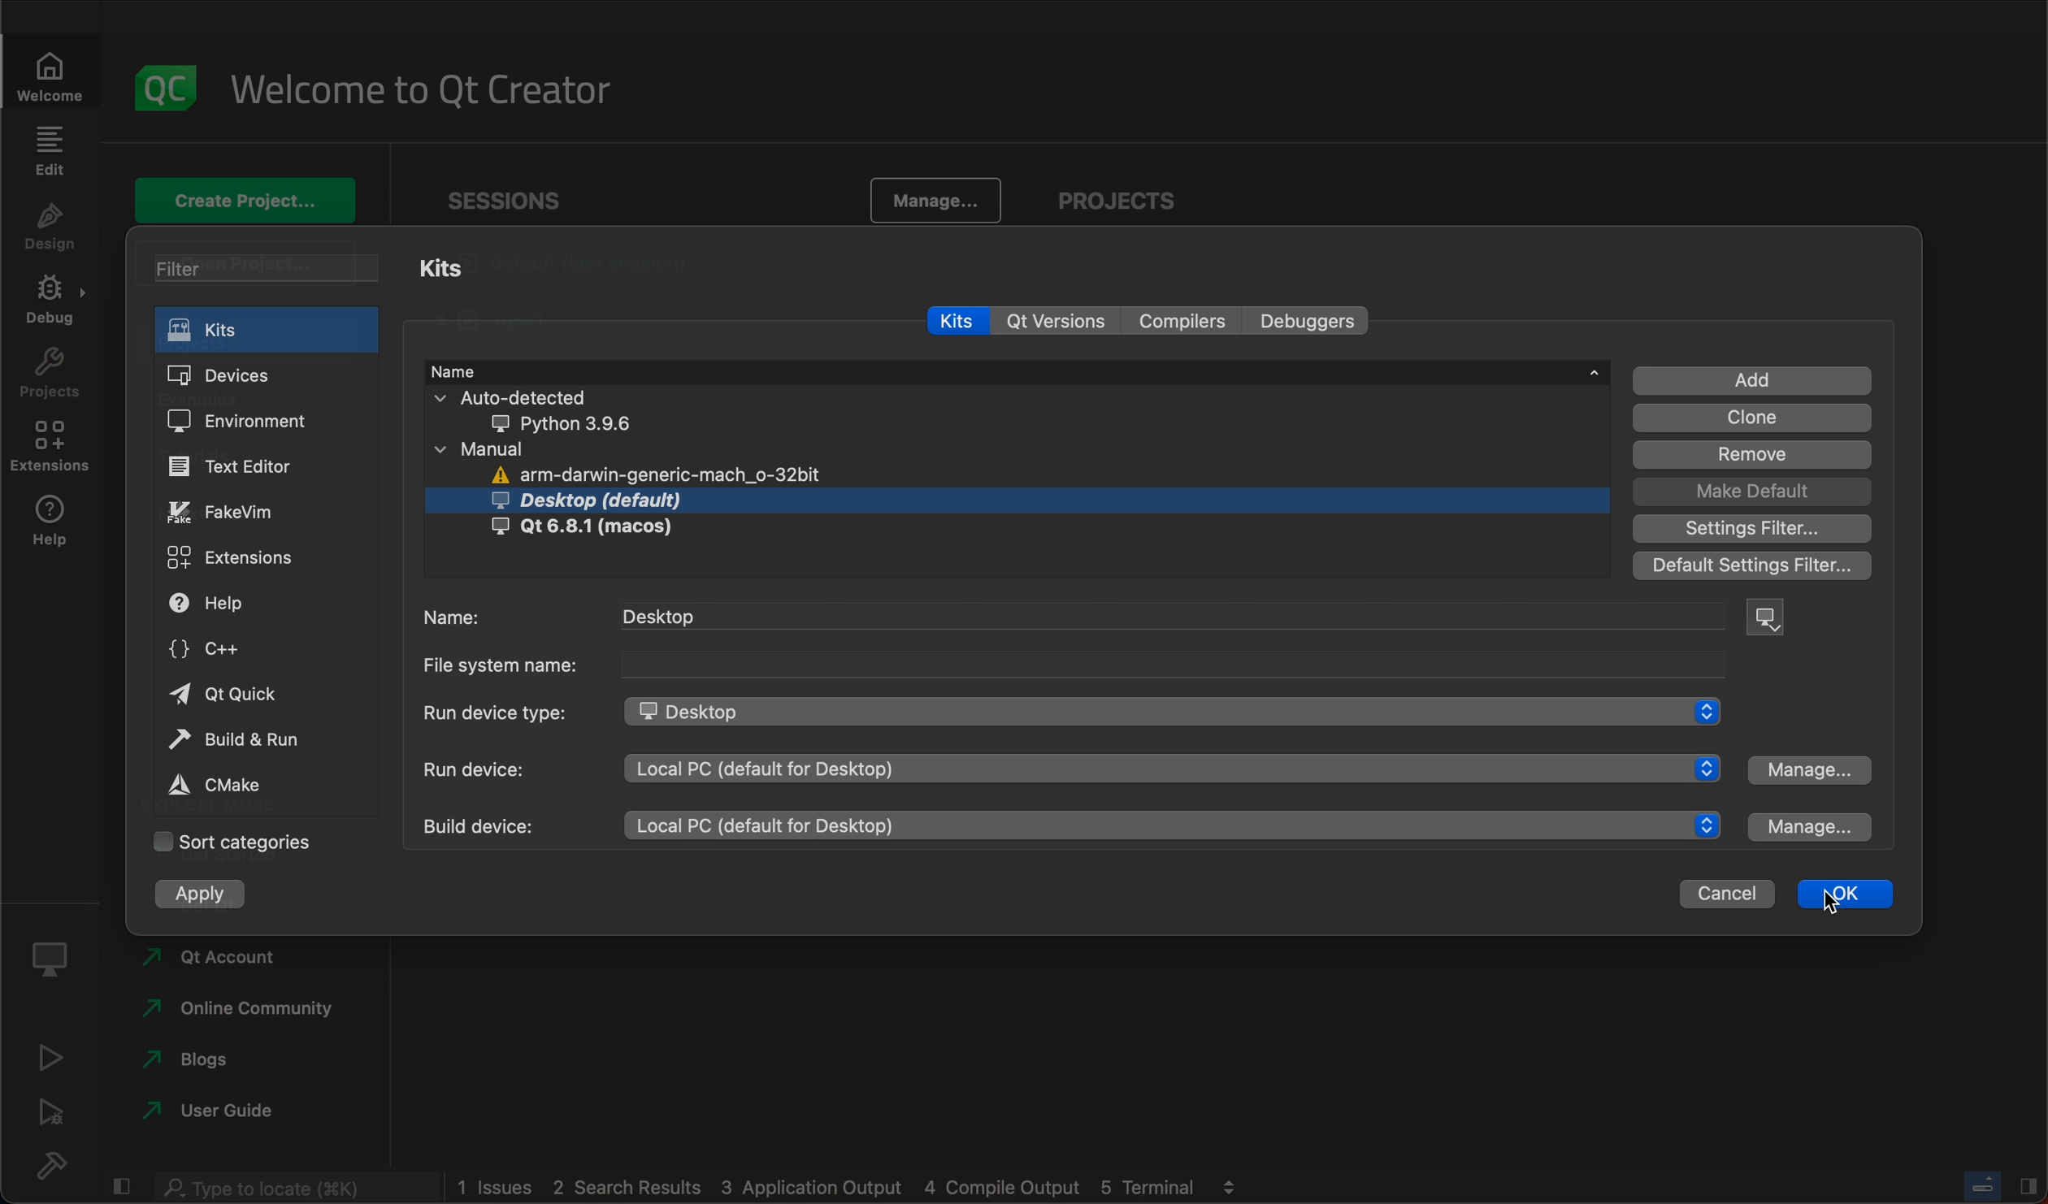 This screenshot has height=1204, width=2048. Describe the element at coordinates (52, 448) in the screenshot. I see `extensions` at that location.